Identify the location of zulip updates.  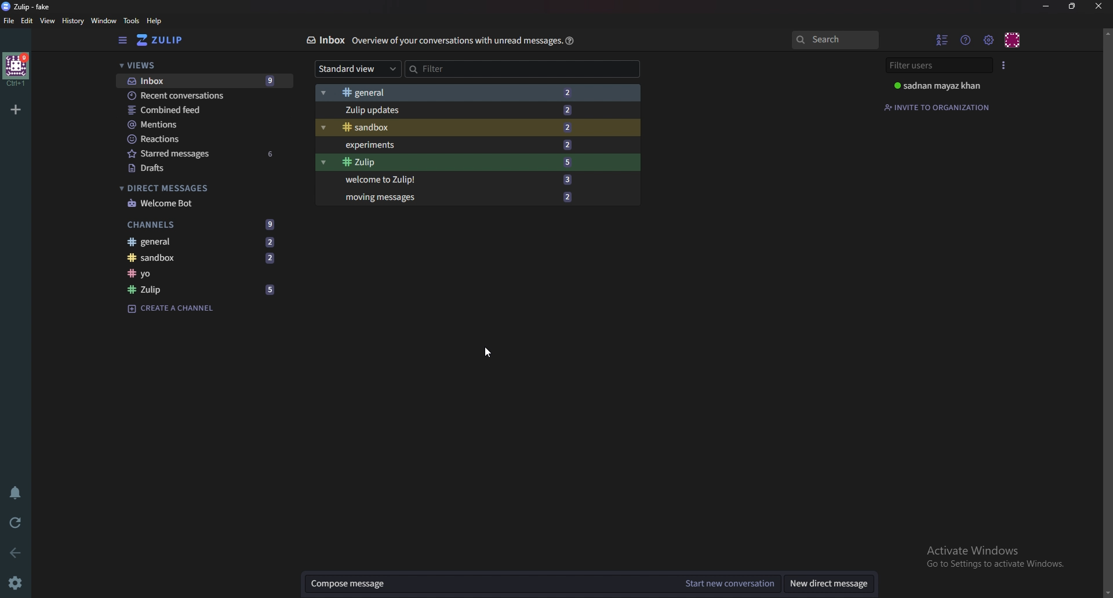
(453, 111).